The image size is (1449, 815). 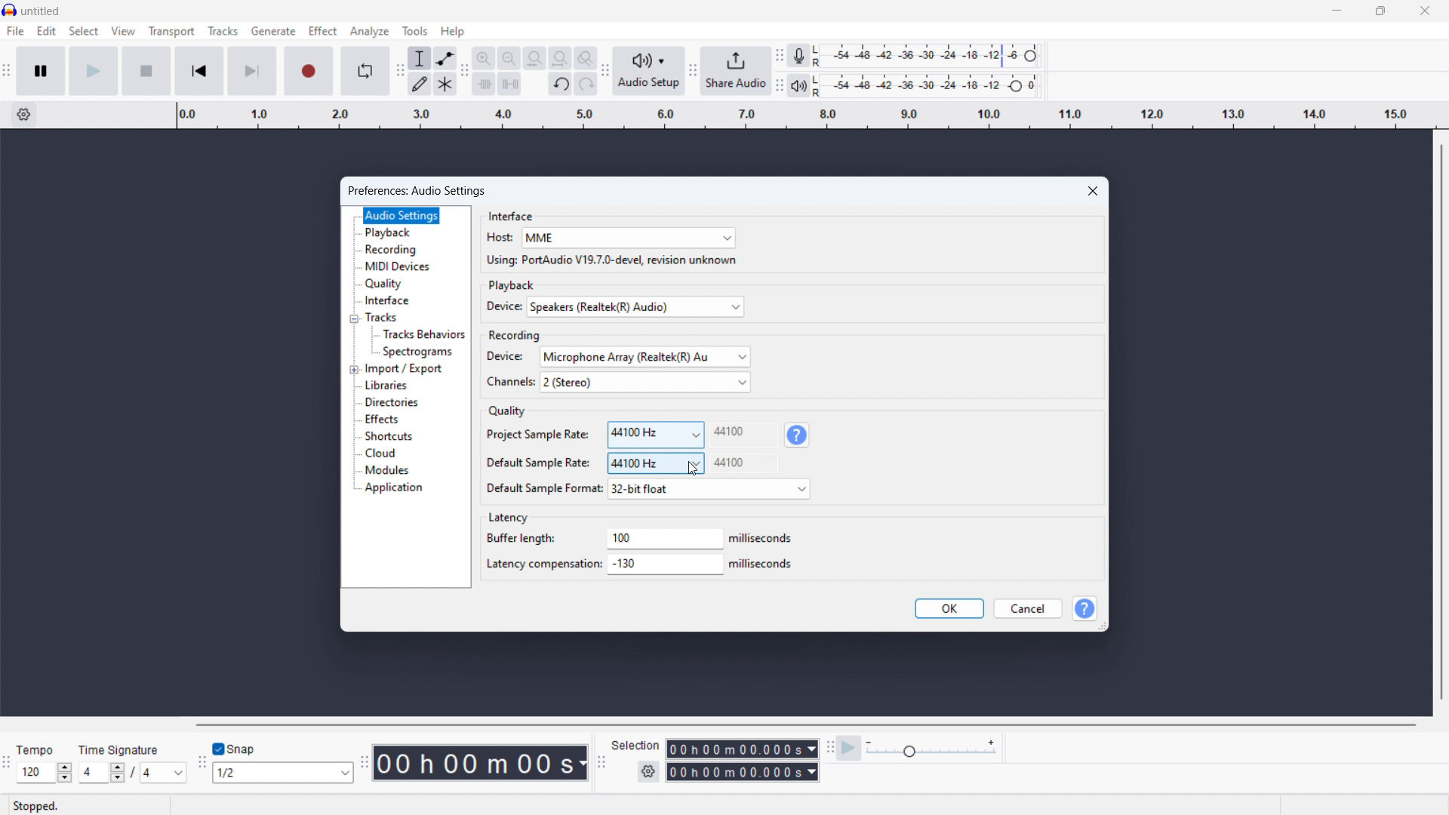 What do you see at coordinates (42, 71) in the screenshot?
I see `pause` at bounding box center [42, 71].